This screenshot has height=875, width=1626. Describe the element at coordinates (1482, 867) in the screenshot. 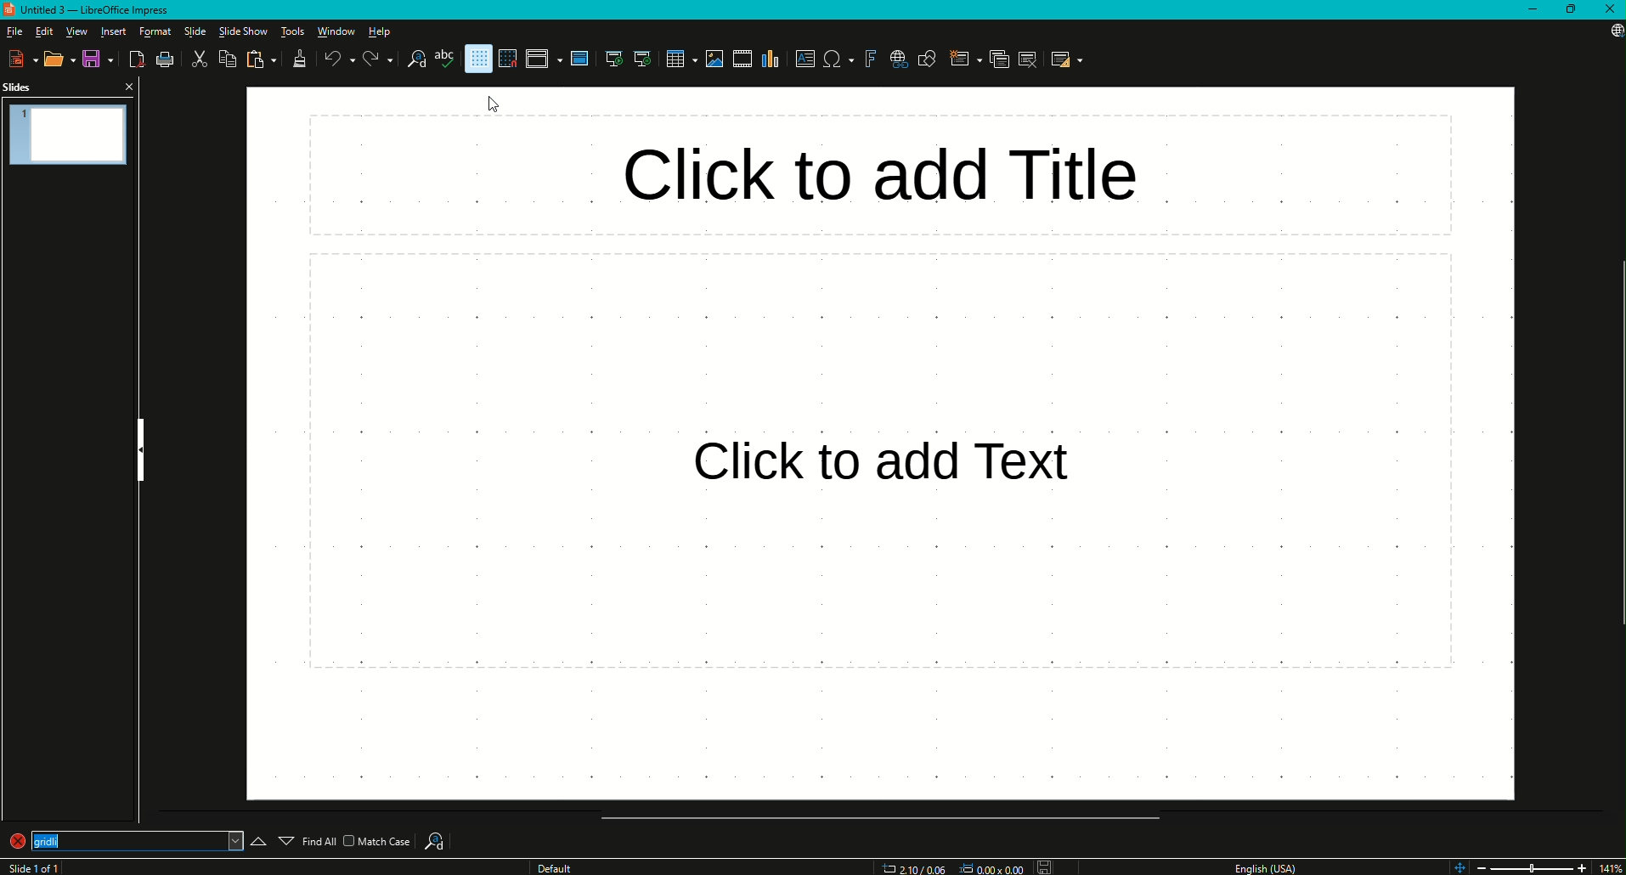

I see `Zoom Out` at that location.